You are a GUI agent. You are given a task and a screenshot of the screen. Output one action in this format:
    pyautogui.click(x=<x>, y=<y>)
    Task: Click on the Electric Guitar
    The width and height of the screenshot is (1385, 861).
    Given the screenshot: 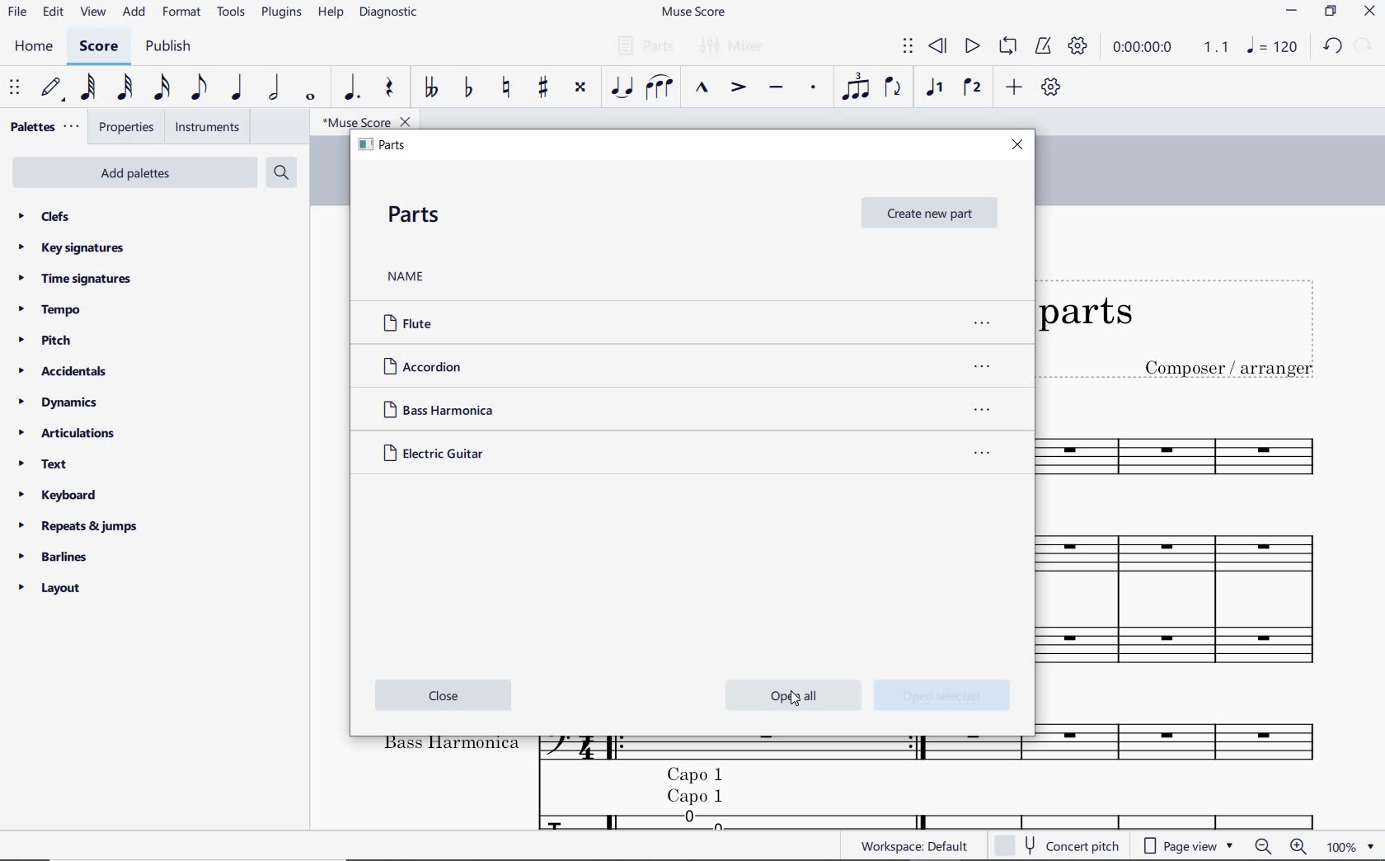 What is the action you would take?
    pyautogui.click(x=702, y=456)
    